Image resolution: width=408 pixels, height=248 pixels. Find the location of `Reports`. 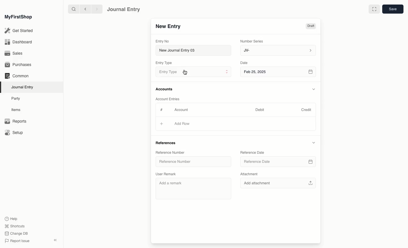

Reports is located at coordinates (15, 121).